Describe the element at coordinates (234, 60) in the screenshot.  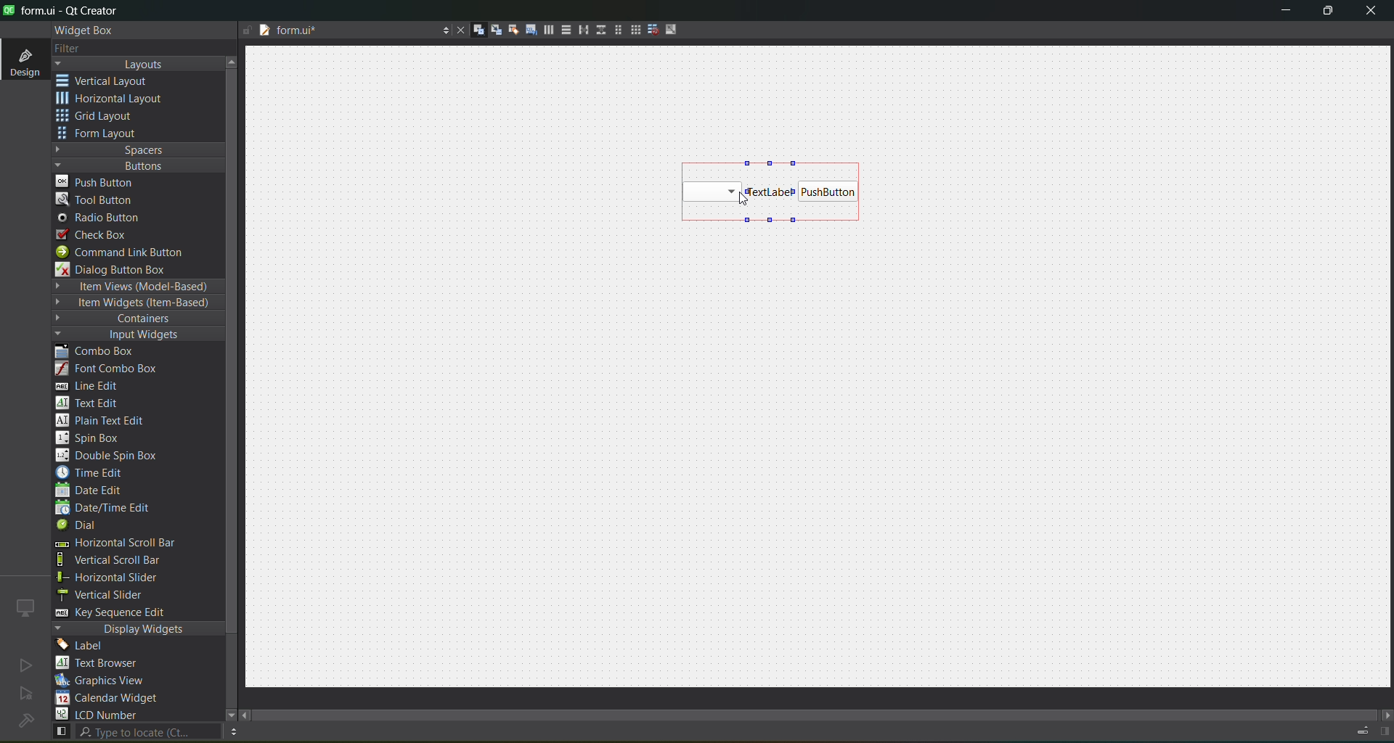
I see `move up` at that location.